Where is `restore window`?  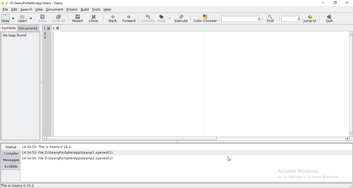 restore window is located at coordinates (335, 3).